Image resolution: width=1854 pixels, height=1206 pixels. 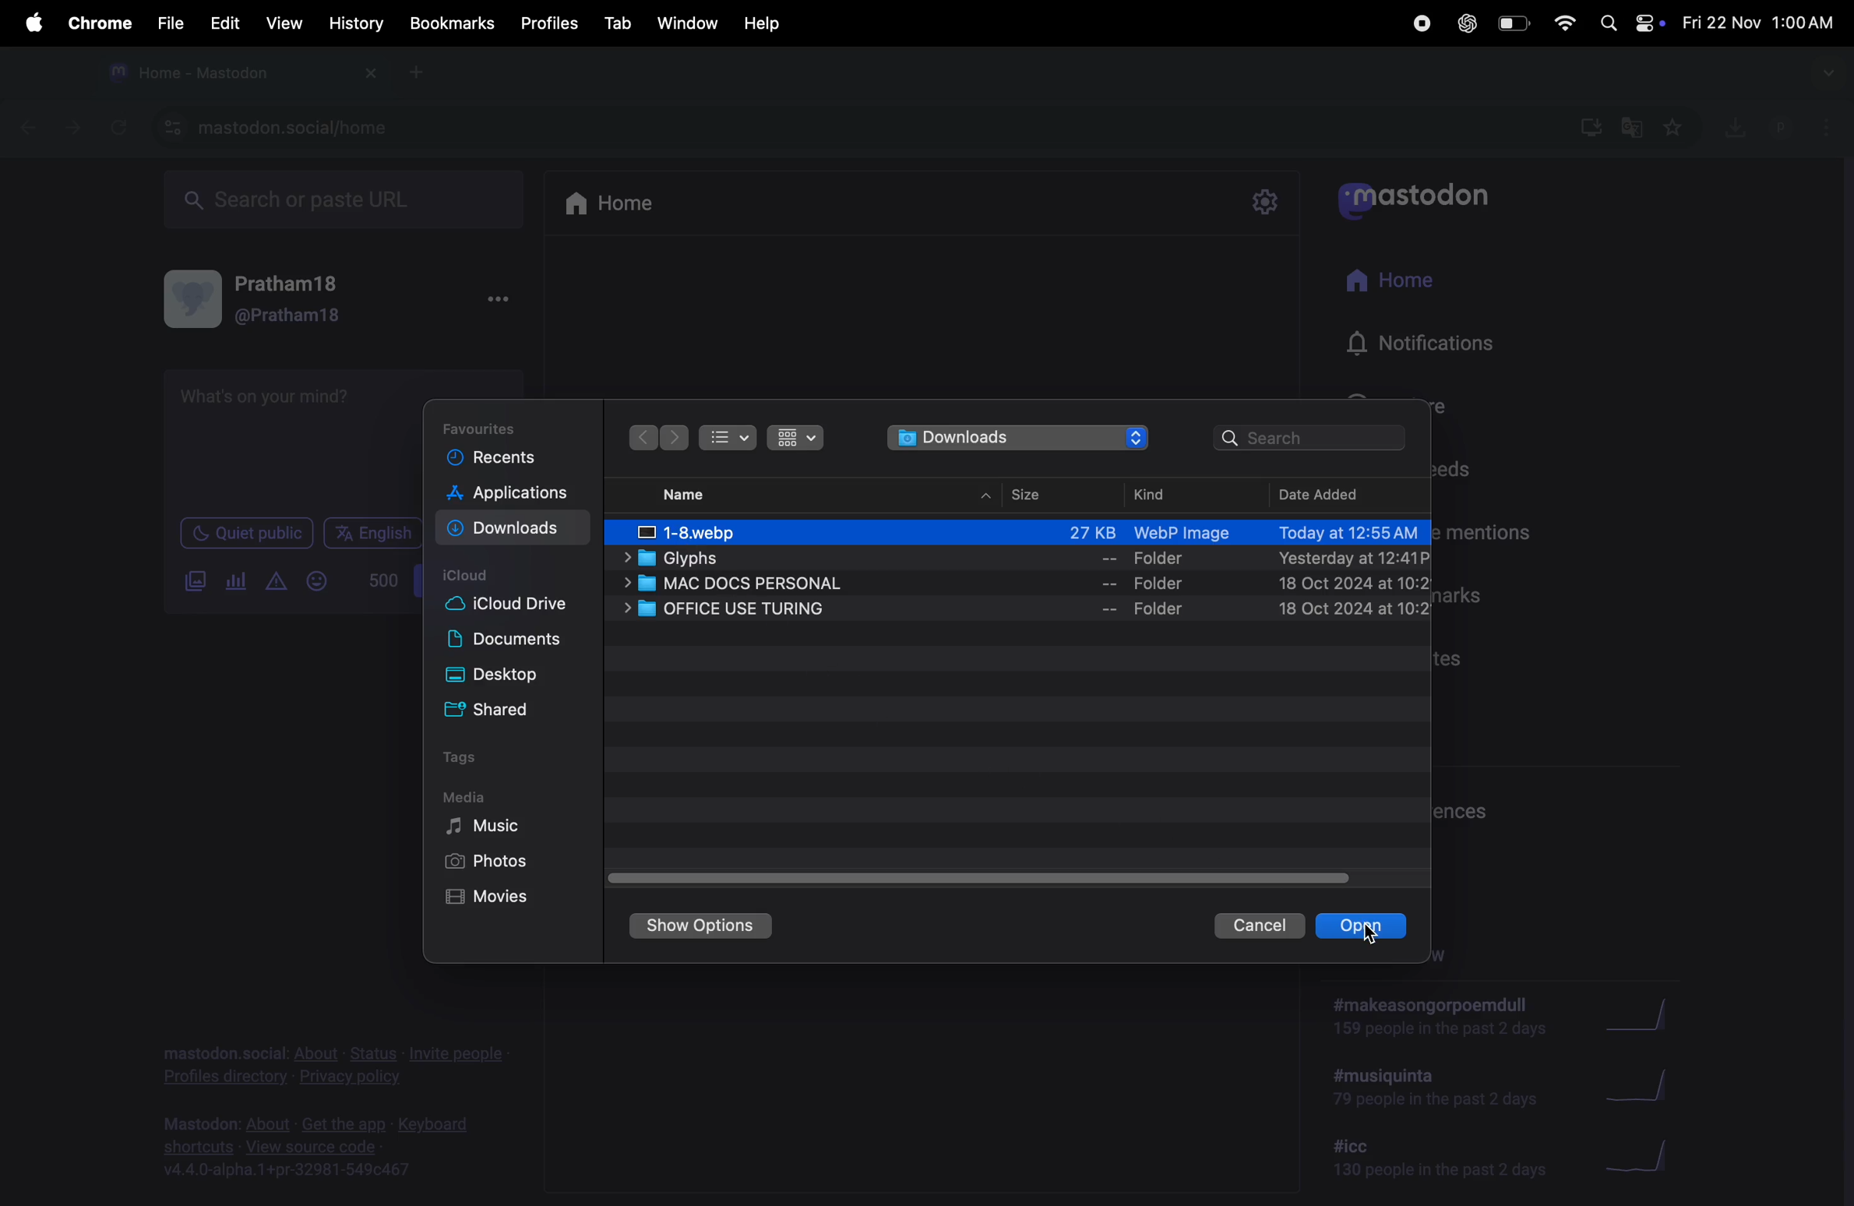 What do you see at coordinates (1773, 128) in the screenshot?
I see `profile` at bounding box center [1773, 128].